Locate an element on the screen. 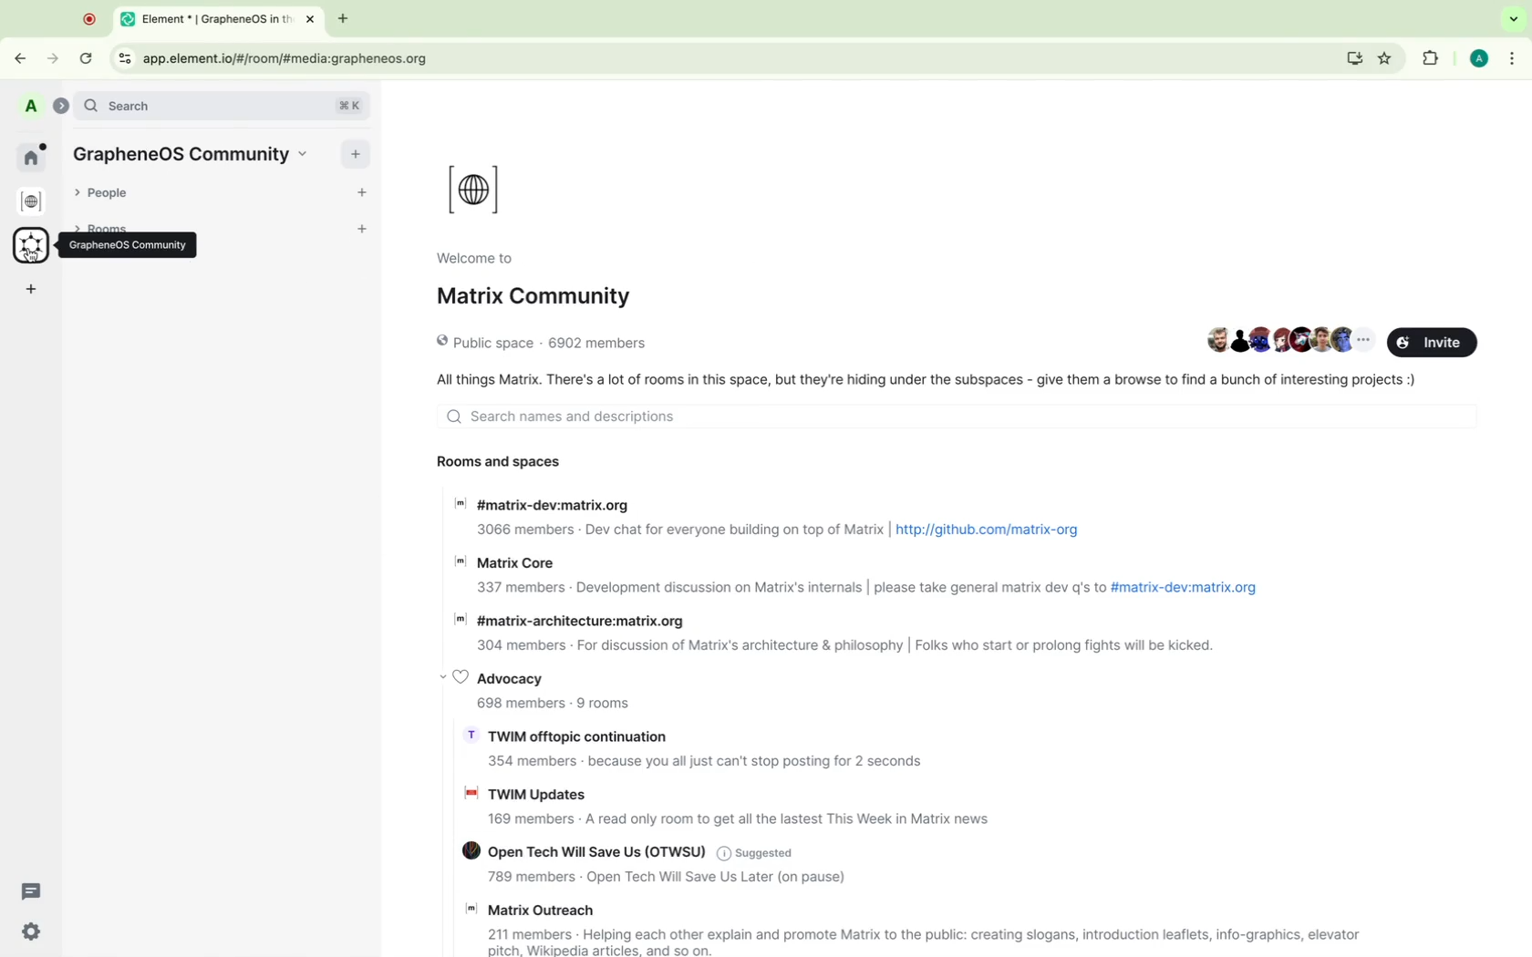 The height and width of the screenshot is (957, 1532). 6902 members is located at coordinates (598, 342).